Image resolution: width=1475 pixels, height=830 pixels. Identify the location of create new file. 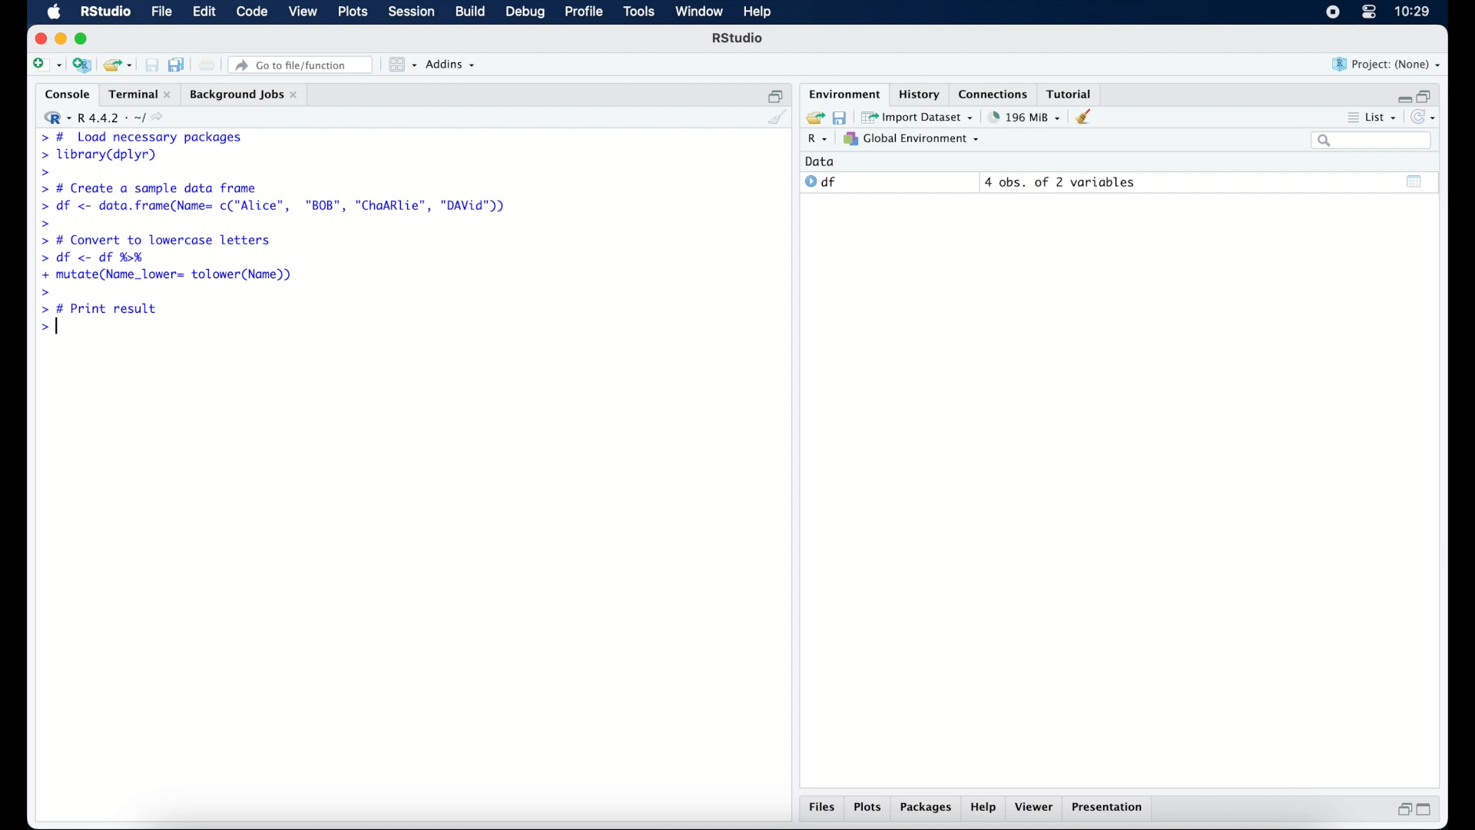
(46, 66).